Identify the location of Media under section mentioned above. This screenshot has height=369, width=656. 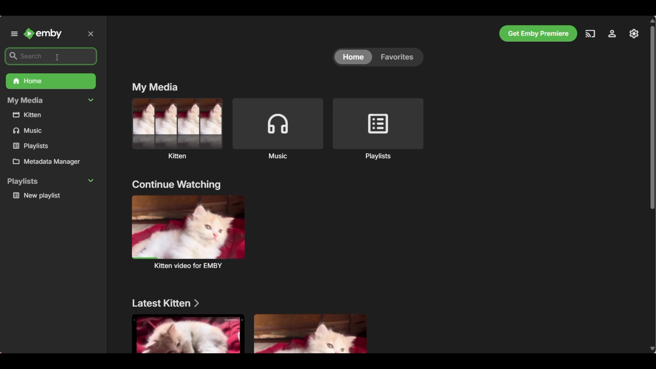
(188, 334).